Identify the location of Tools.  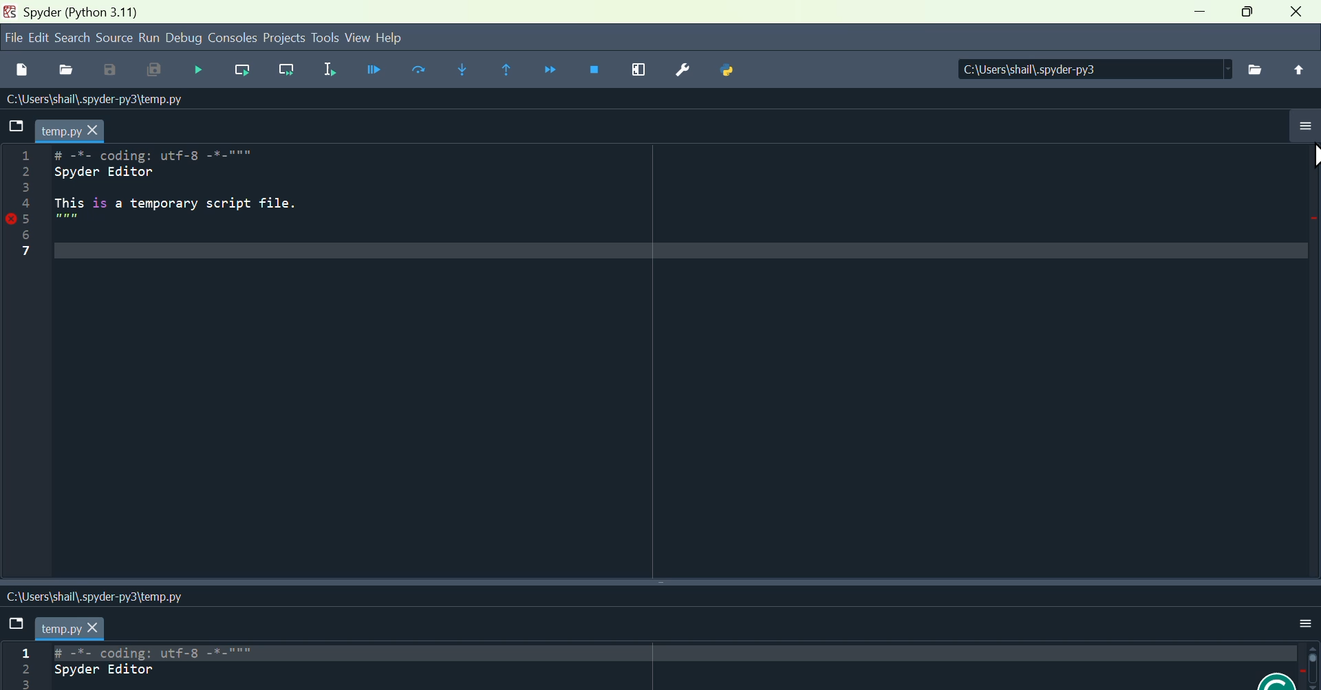
(324, 38).